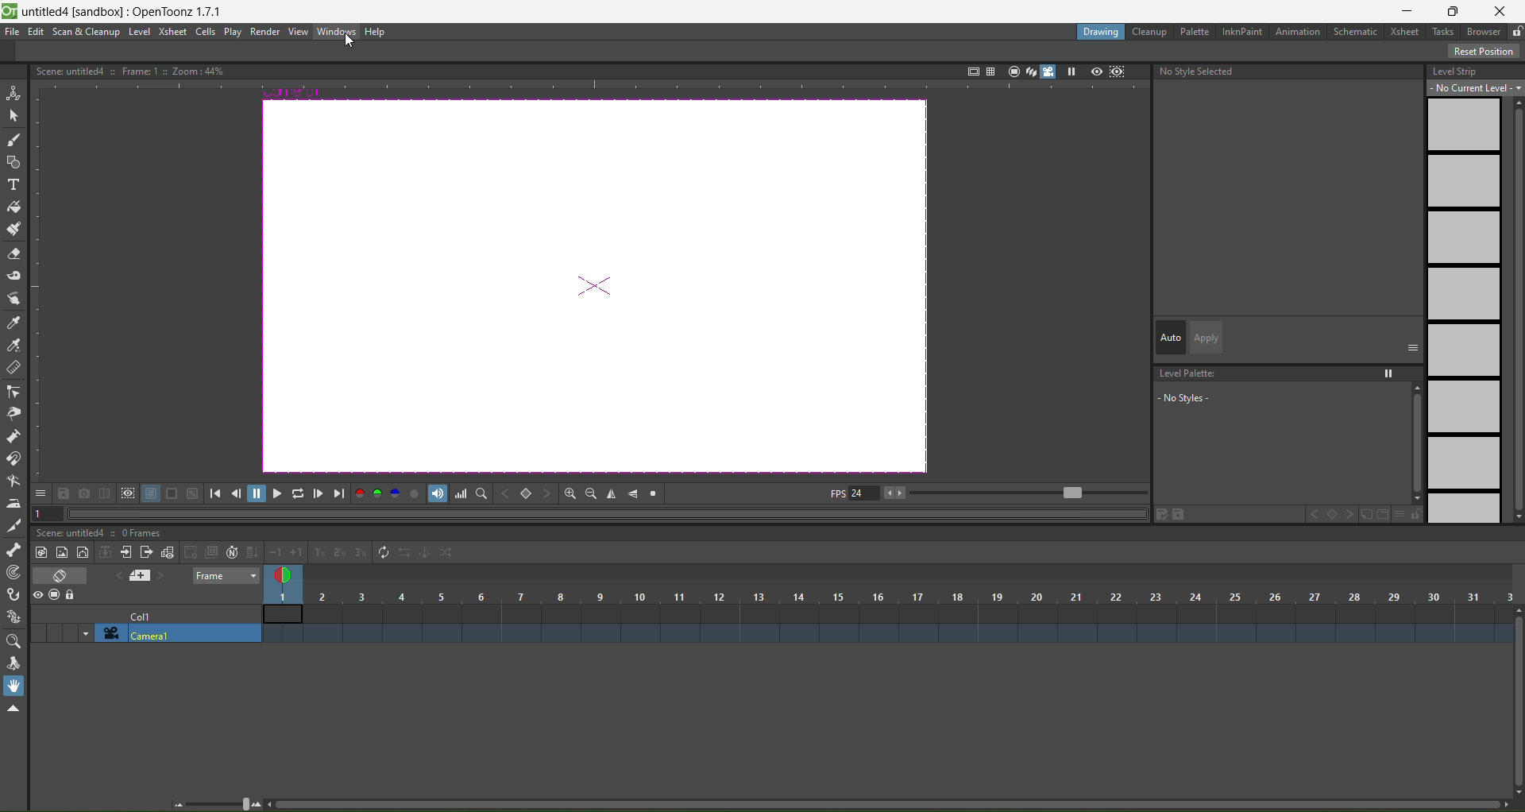 This screenshot has height=812, width=1525. I want to click on repeat, so click(380, 551).